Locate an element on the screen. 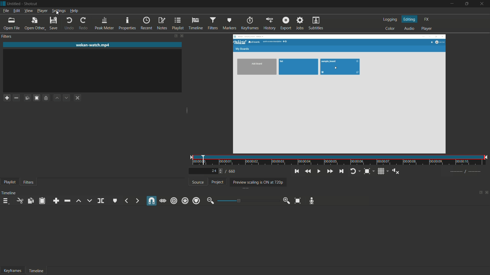 The image size is (490, 275). color is located at coordinates (390, 29).